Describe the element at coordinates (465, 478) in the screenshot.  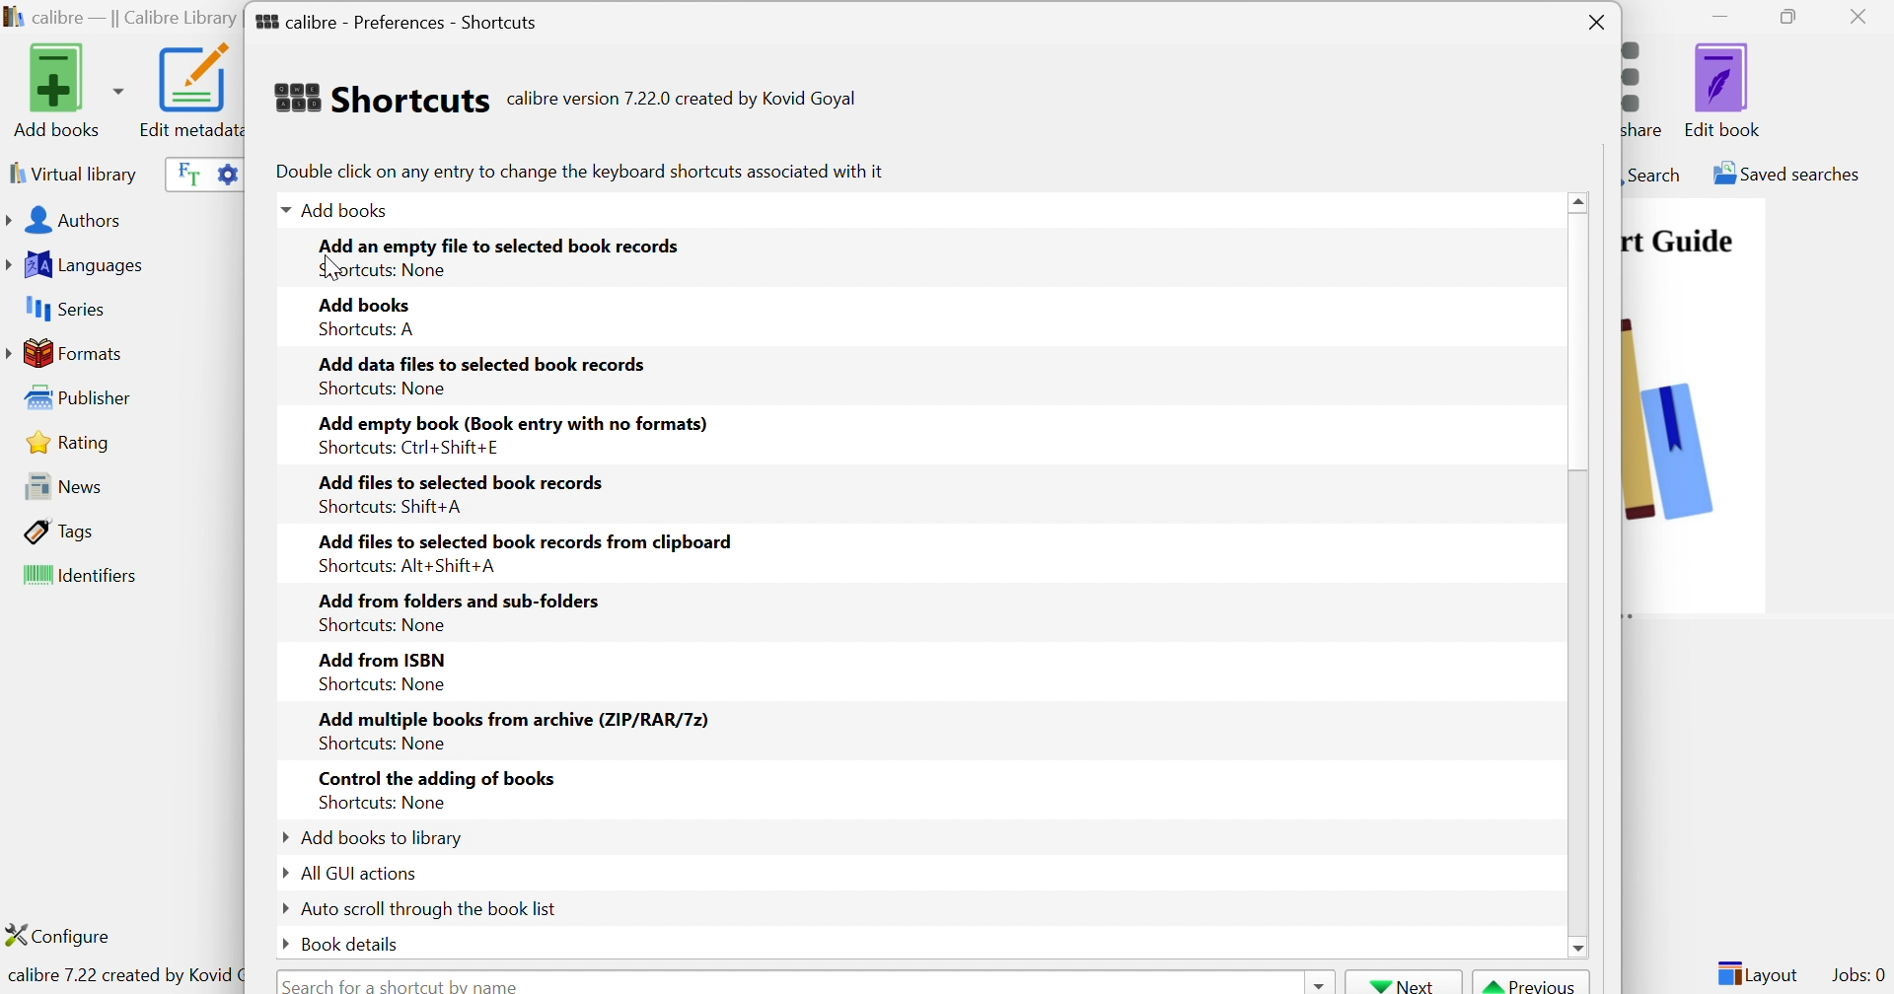
I see `Add files to selected book records` at that location.